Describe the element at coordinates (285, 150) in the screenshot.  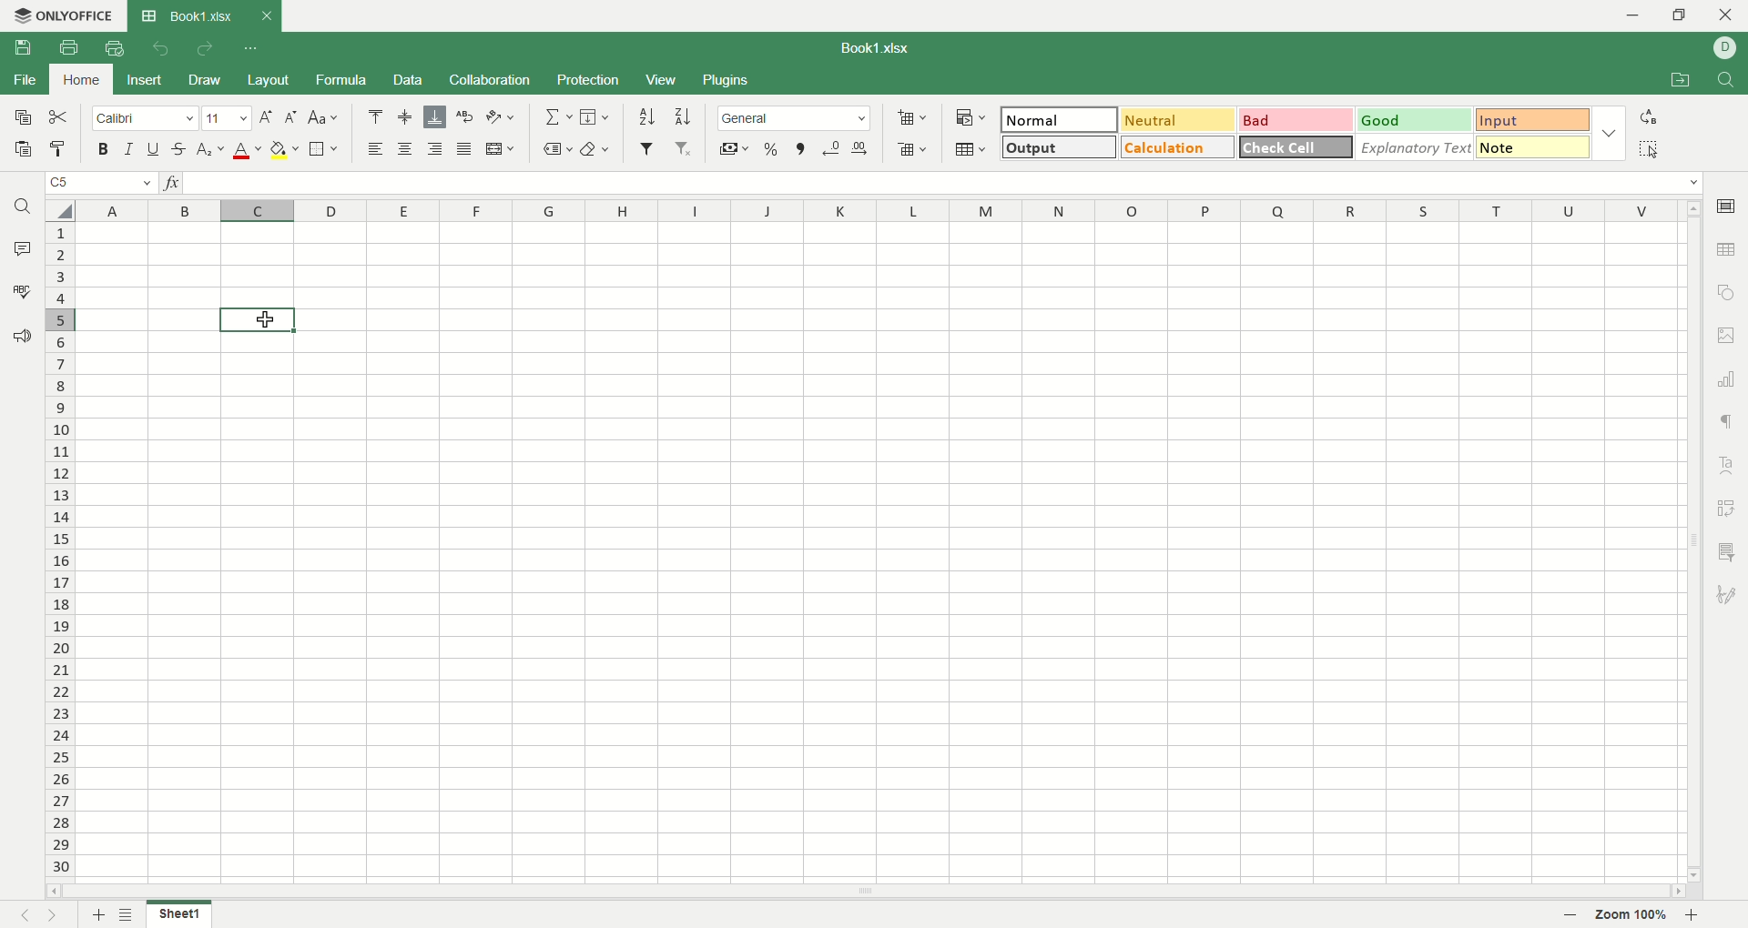
I see `fill color` at that location.